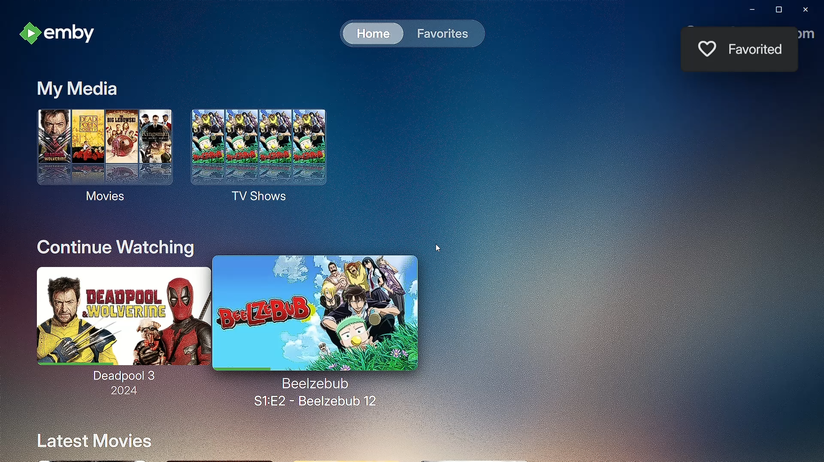 The width and height of the screenshot is (824, 462). Describe the element at coordinates (122, 391) in the screenshot. I see `2024` at that location.